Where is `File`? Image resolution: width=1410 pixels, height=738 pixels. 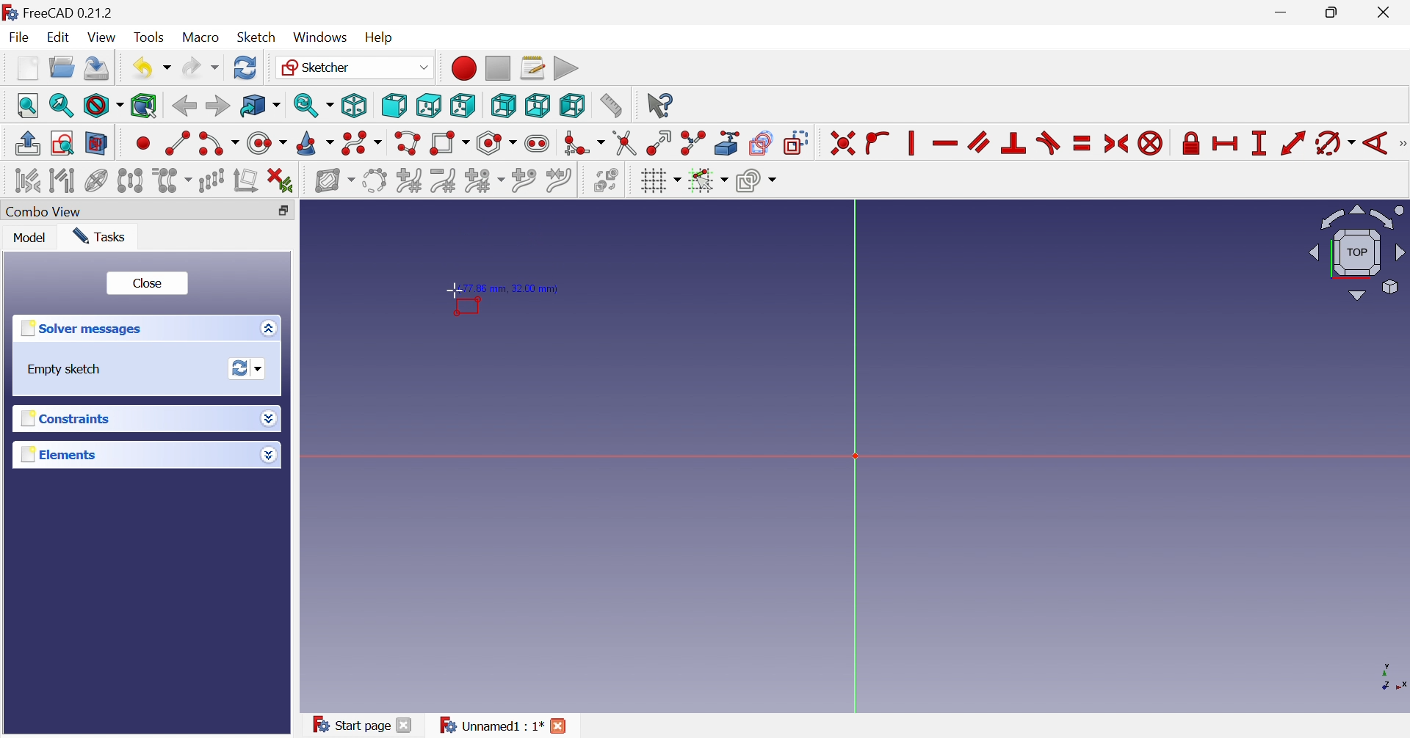 File is located at coordinates (22, 38).